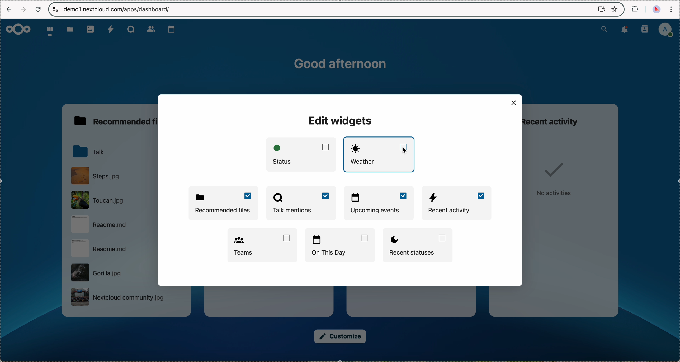 This screenshot has width=680, height=362. I want to click on recent activity, so click(558, 119).